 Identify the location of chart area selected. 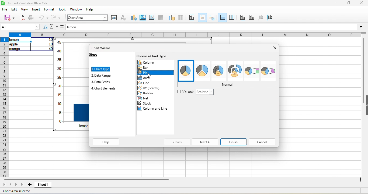
(18, 191).